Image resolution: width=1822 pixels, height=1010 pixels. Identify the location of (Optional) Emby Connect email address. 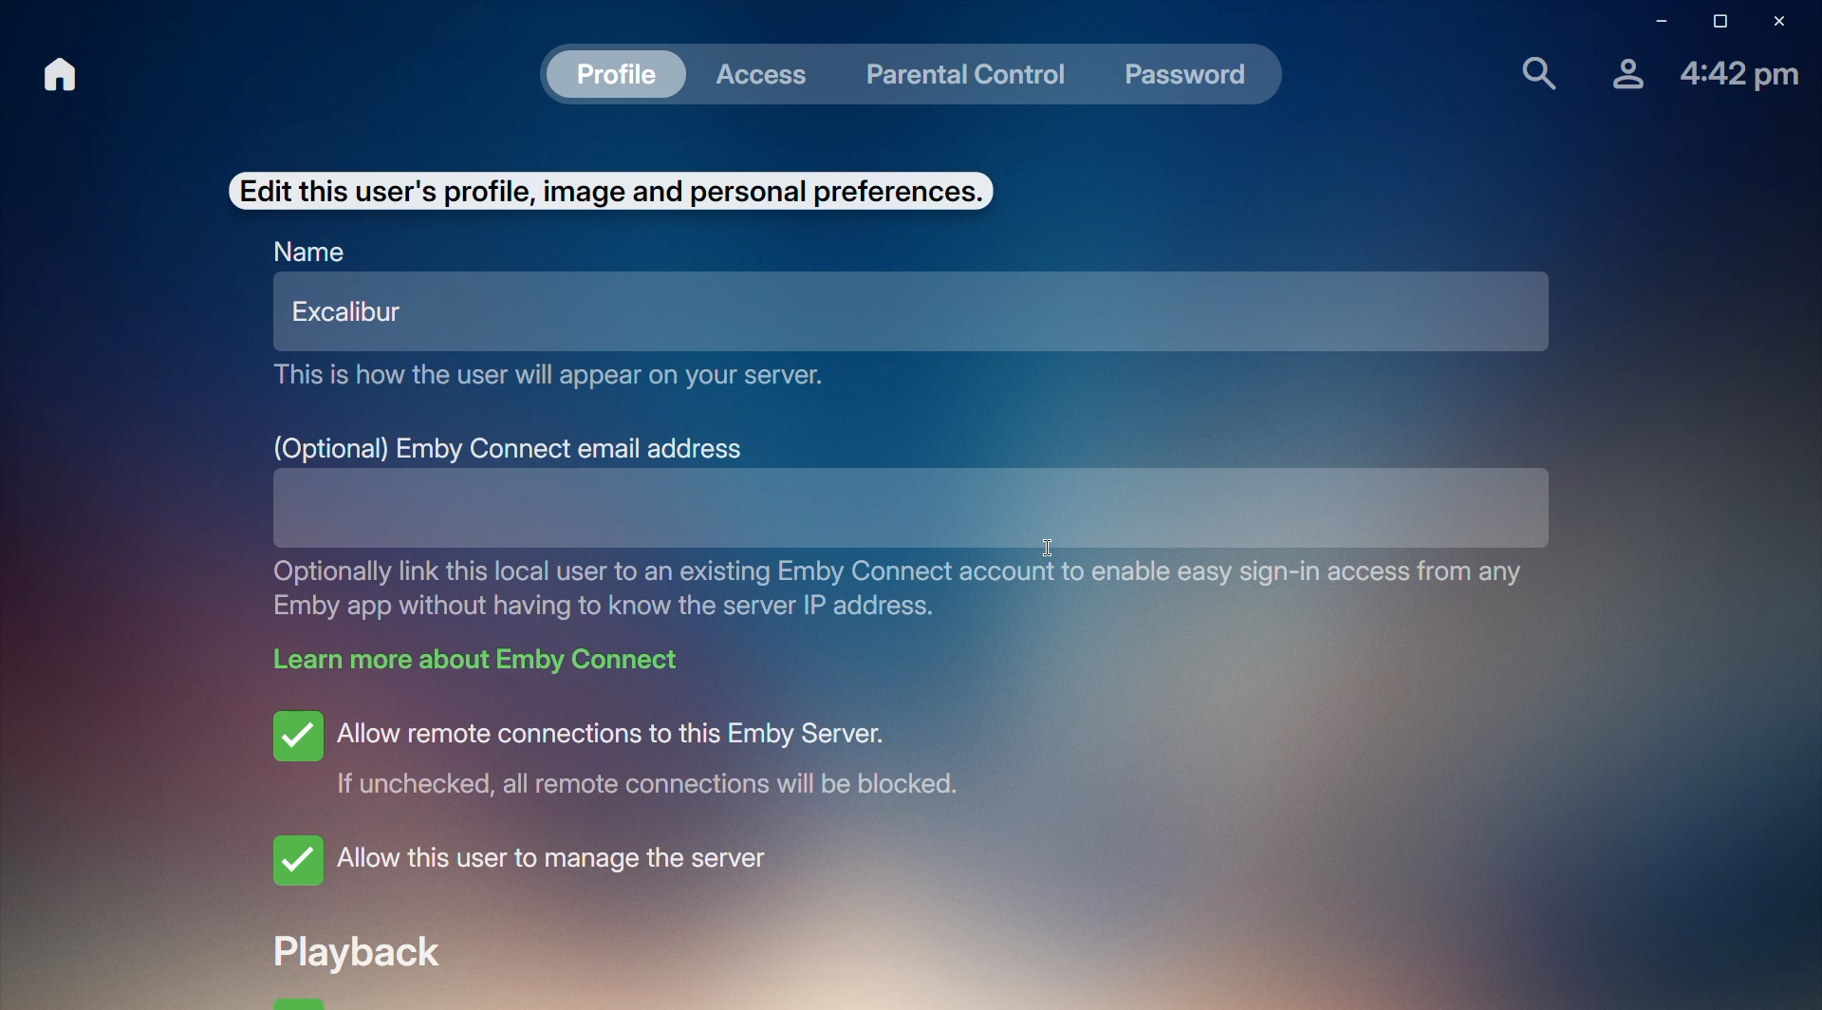
(509, 451).